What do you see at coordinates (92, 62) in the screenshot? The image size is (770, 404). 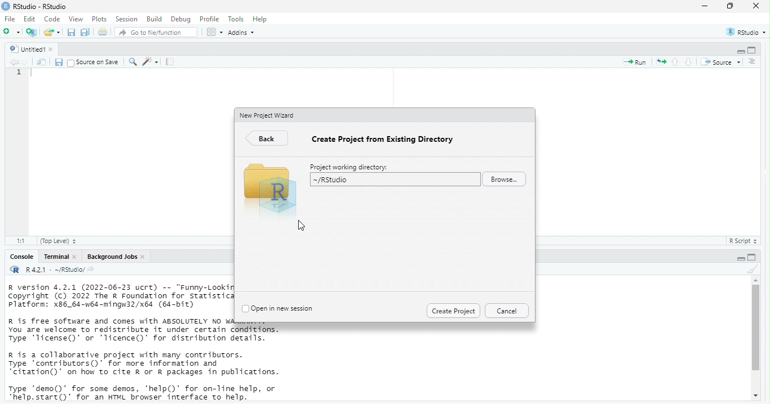 I see `source on save` at bounding box center [92, 62].